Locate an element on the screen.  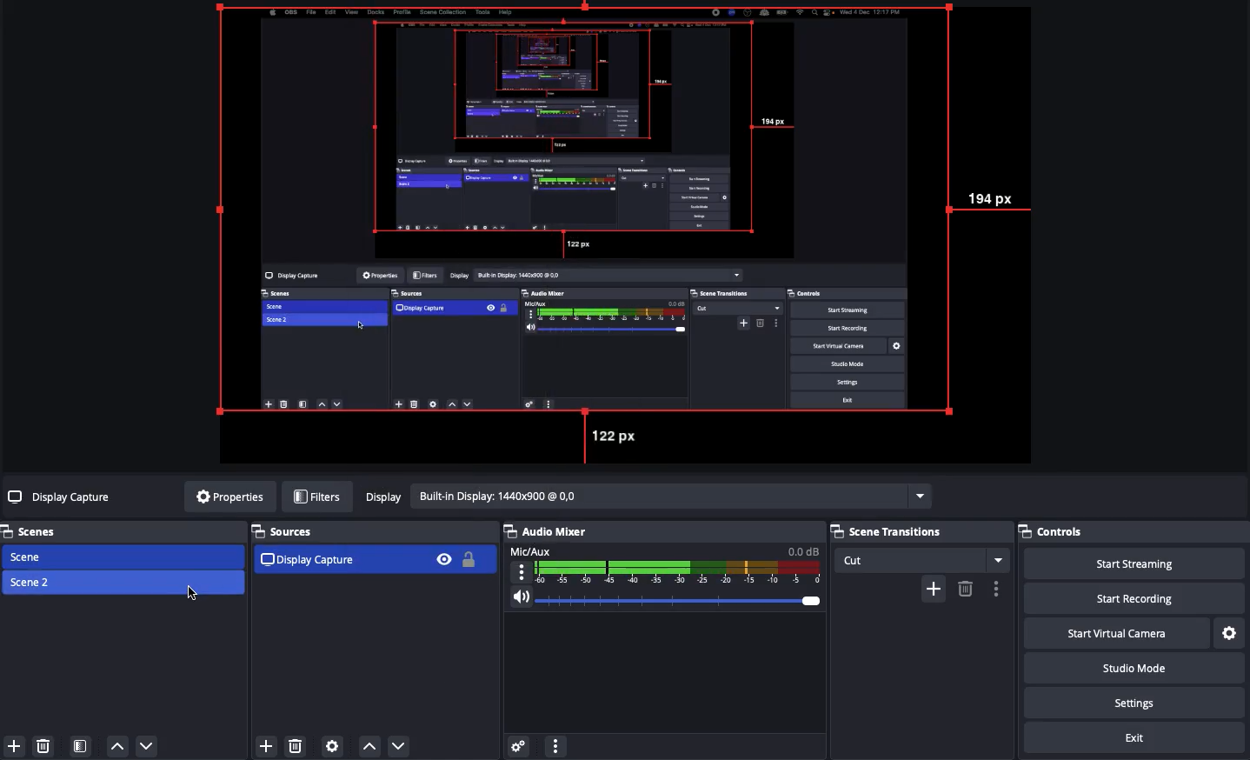
Audio mixer is located at coordinates (548, 531).